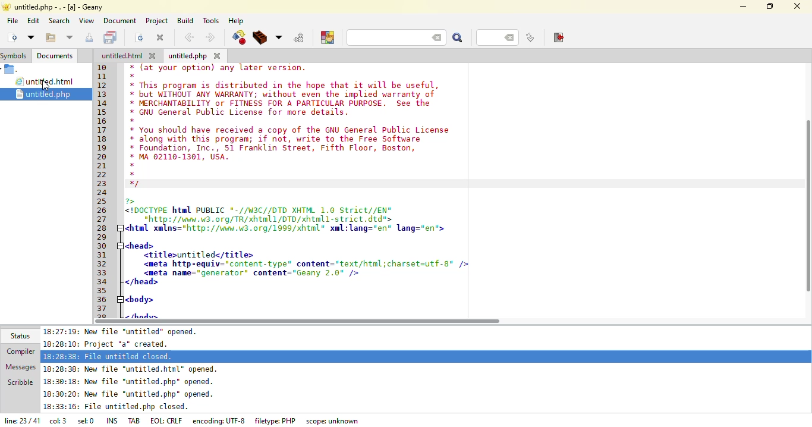  Describe the element at coordinates (97, 190) in the screenshot. I see `line number` at that location.